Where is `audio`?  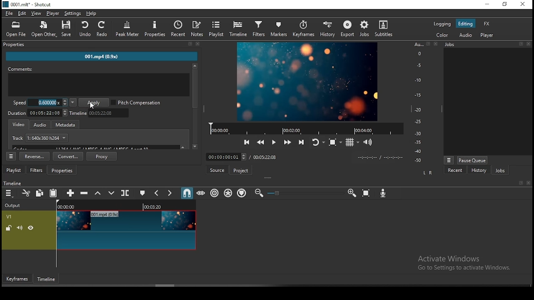
audio is located at coordinates (464, 36).